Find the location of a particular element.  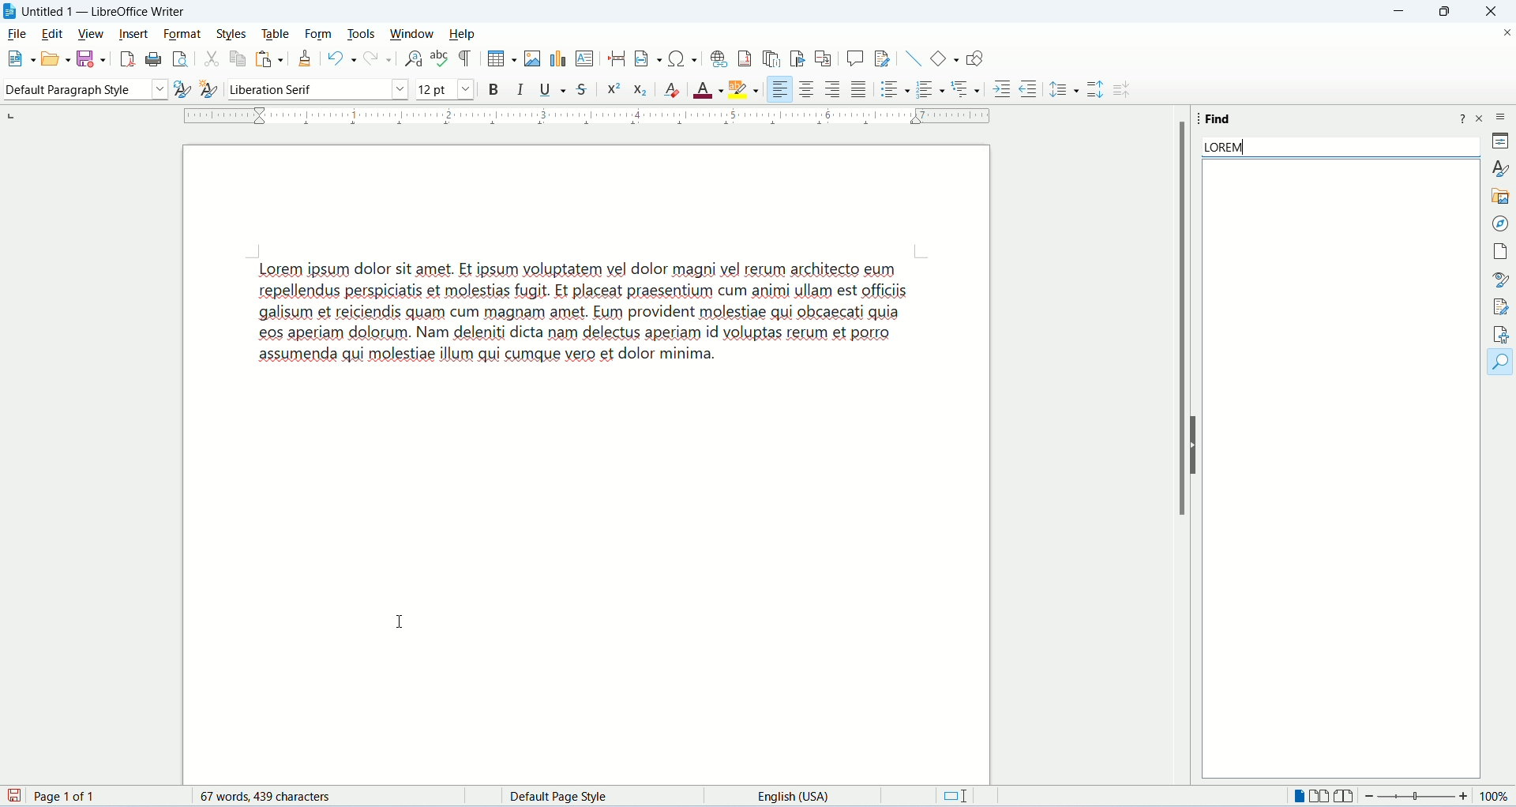

form is located at coordinates (320, 34).